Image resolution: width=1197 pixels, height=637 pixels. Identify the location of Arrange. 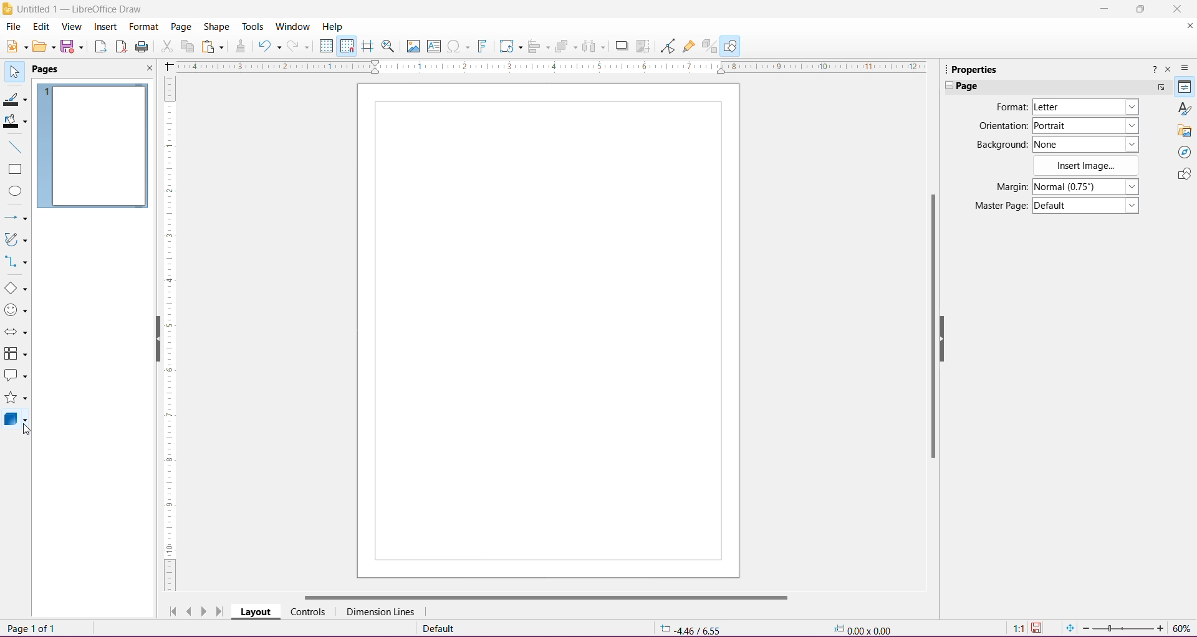
(565, 46).